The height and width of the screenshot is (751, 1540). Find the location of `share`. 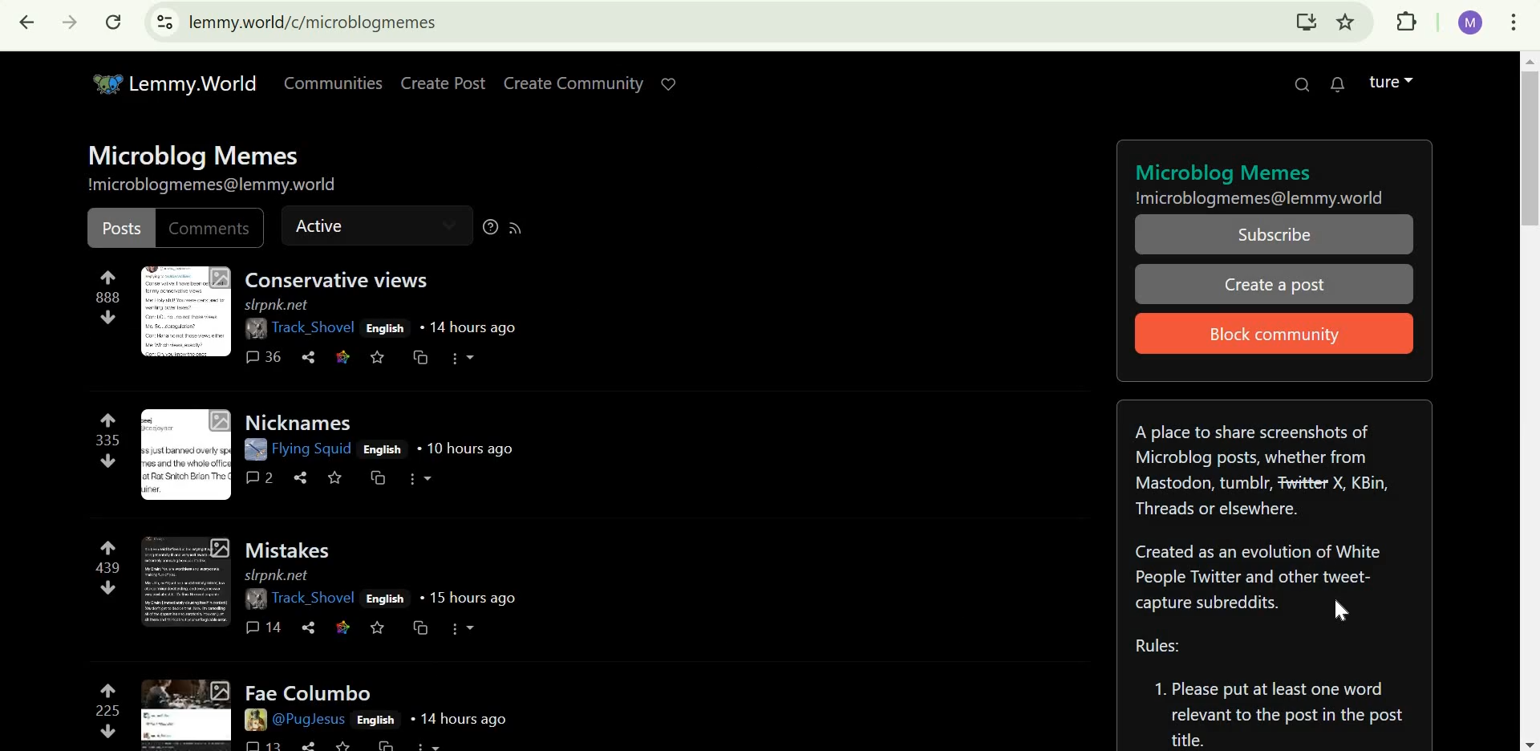

share is located at coordinates (310, 744).